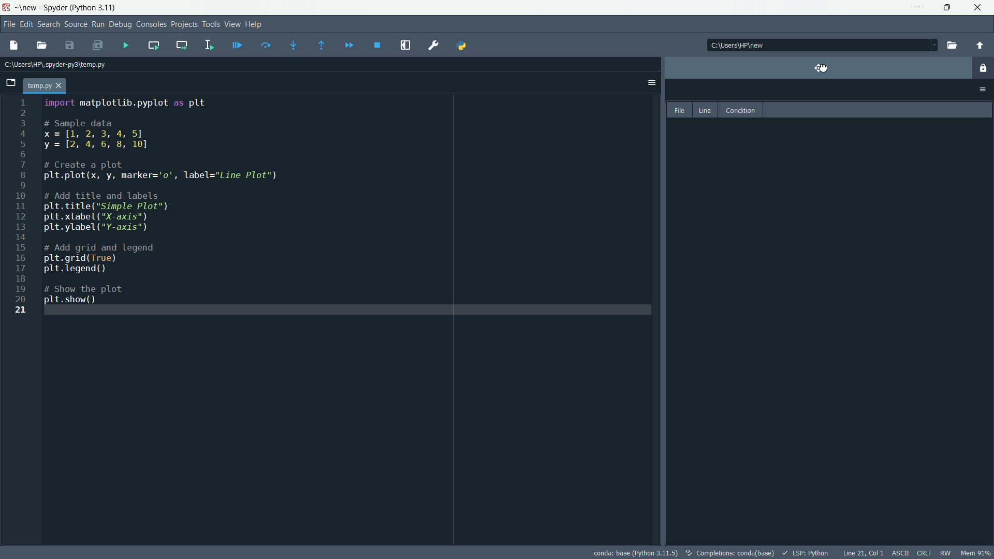 The height and width of the screenshot is (559, 994). Describe the element at coordinates (916, 7) in the screenshot. I see `minimize app` at that location.